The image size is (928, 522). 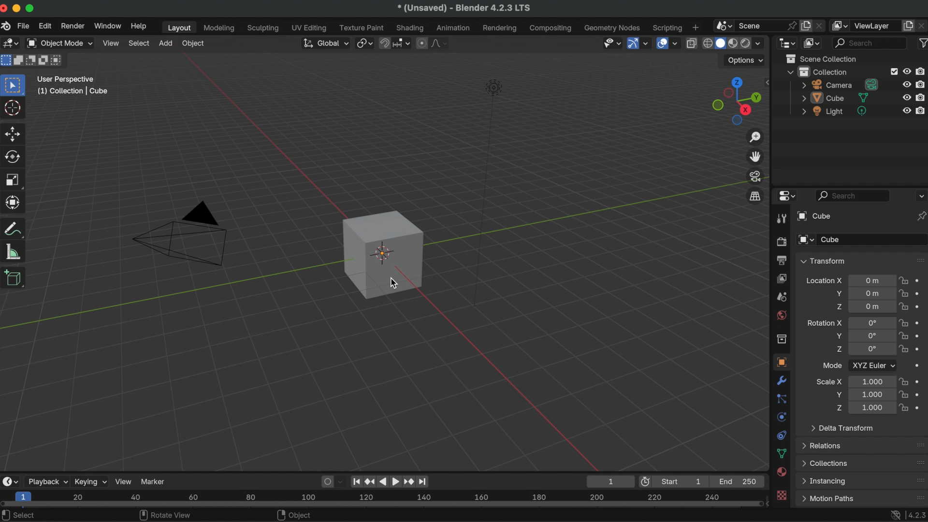 What do you see at coordinates (835, 111) in the screenshot?
I see `light` at bounding box center [835, 111].